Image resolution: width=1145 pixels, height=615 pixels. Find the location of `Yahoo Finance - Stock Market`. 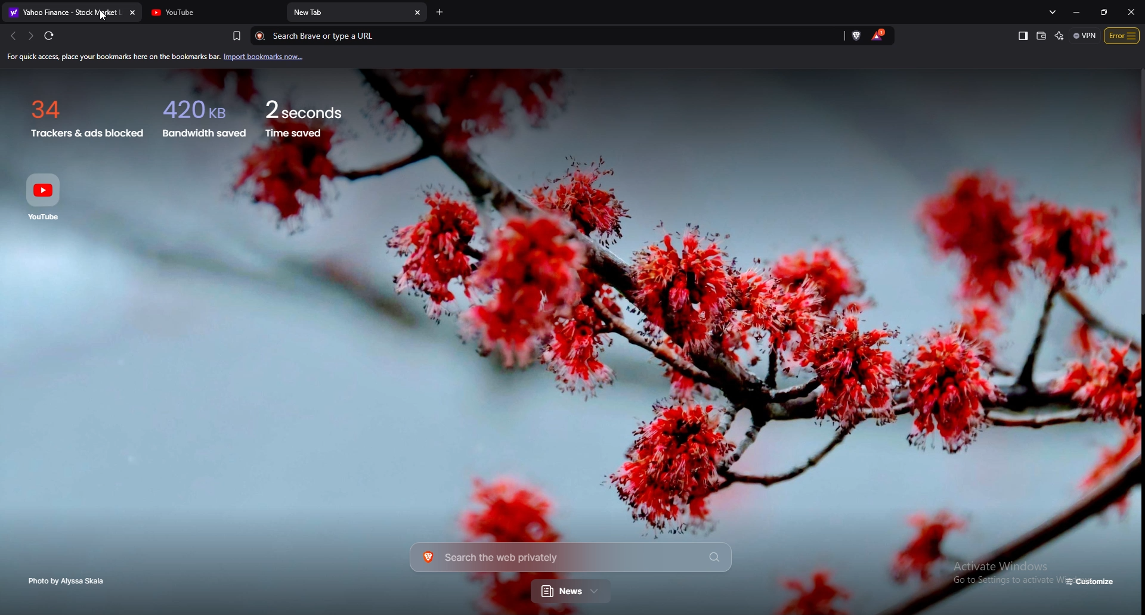

Yahoo Finance - Stock Market is located at coordinates (72, 12).